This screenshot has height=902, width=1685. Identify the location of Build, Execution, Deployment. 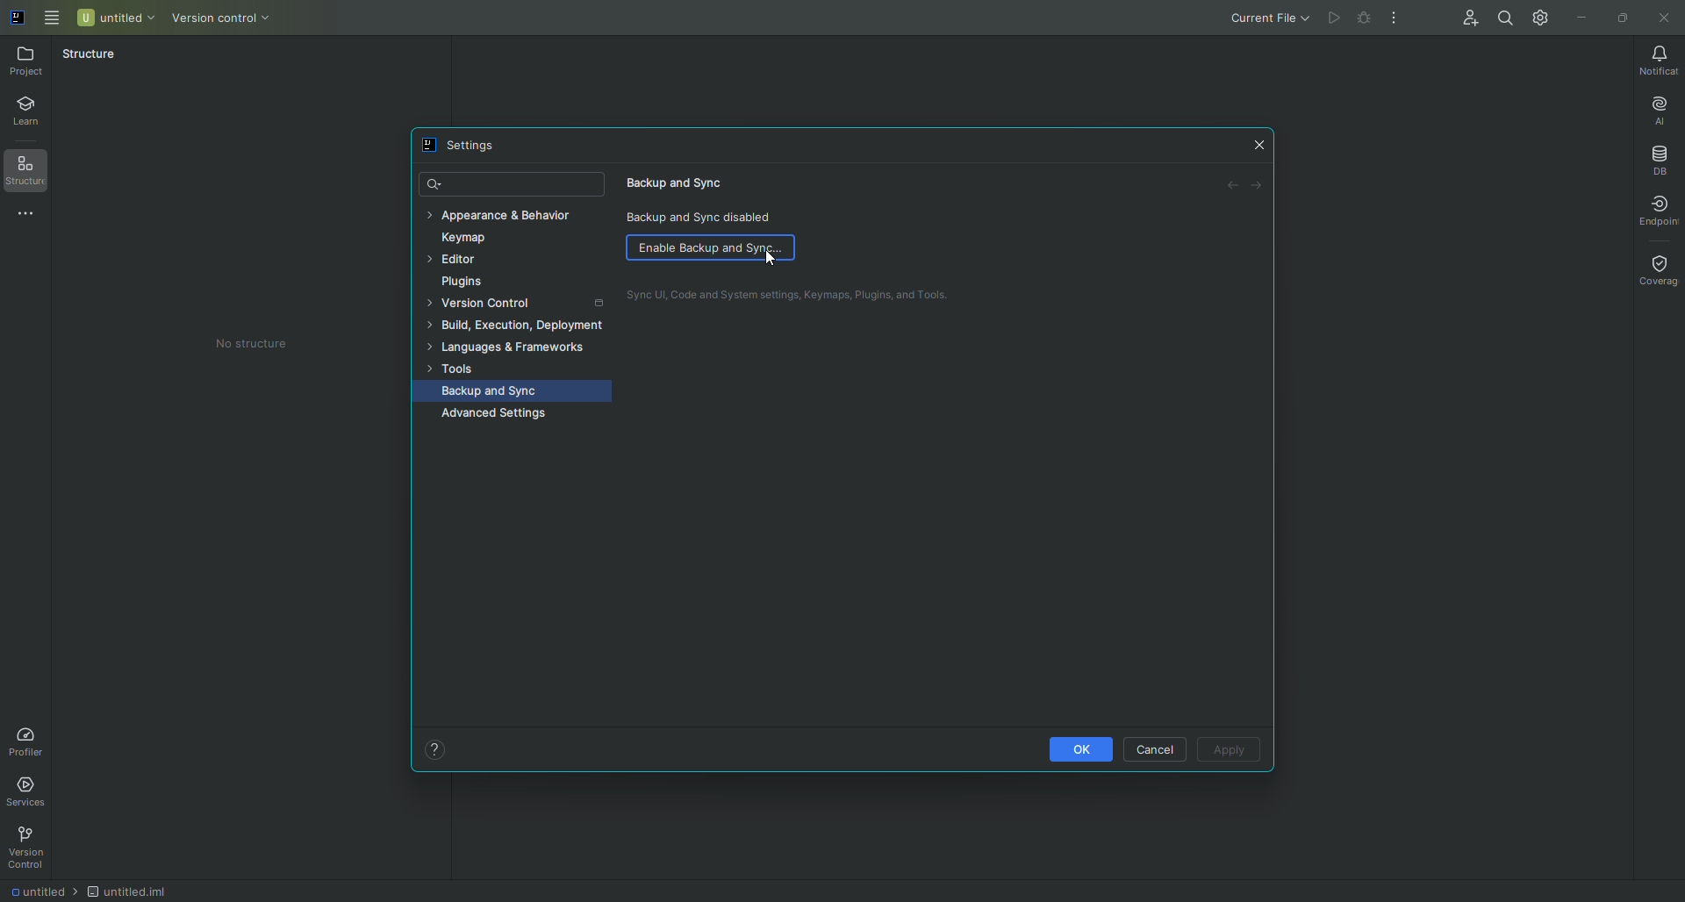
(524, 326).